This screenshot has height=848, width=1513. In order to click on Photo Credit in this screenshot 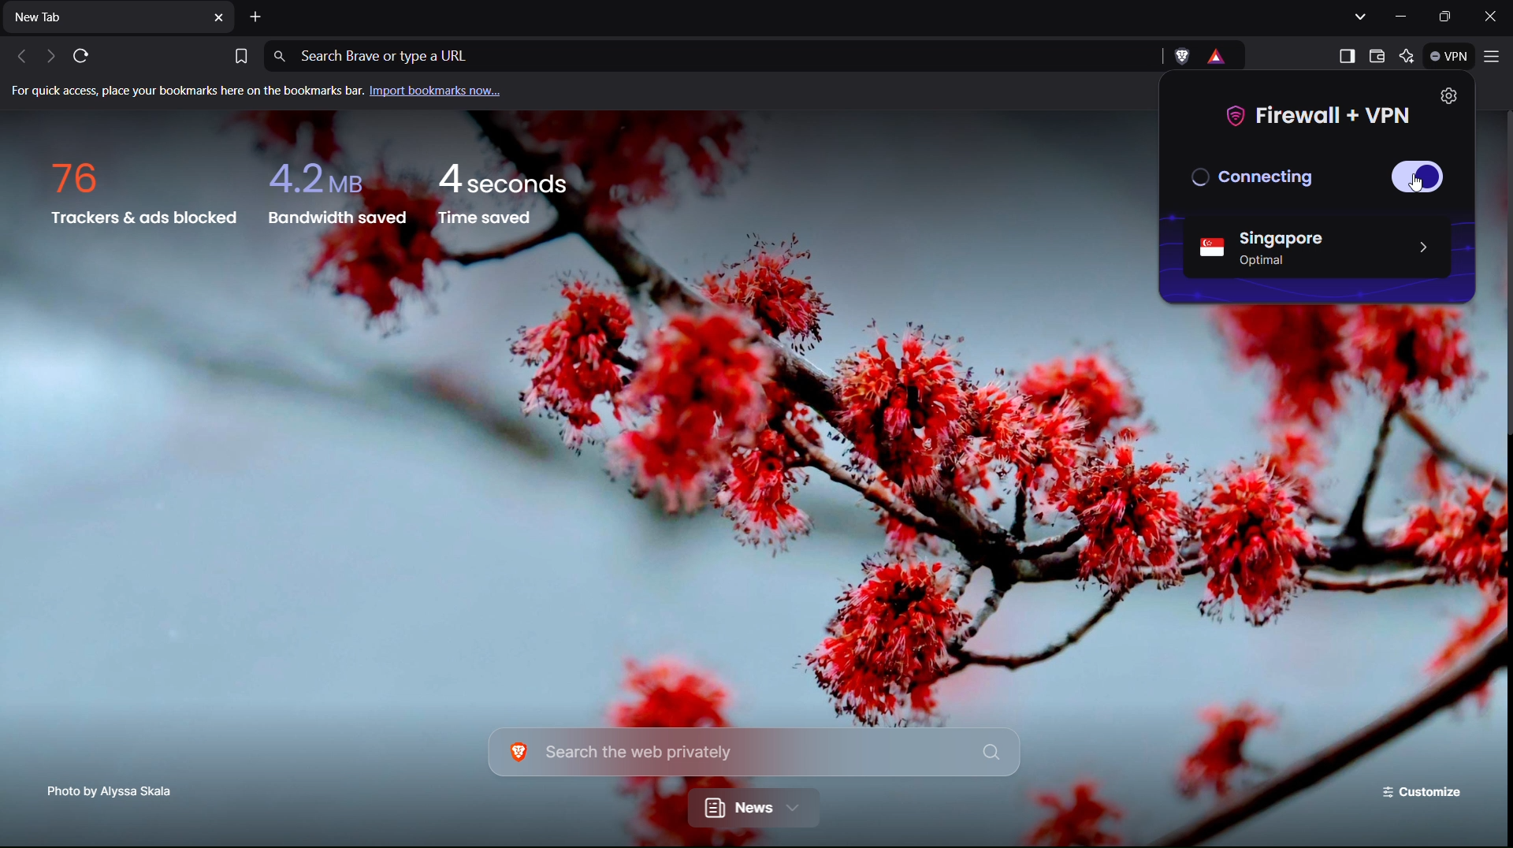, I will do `click(108, 790)`.